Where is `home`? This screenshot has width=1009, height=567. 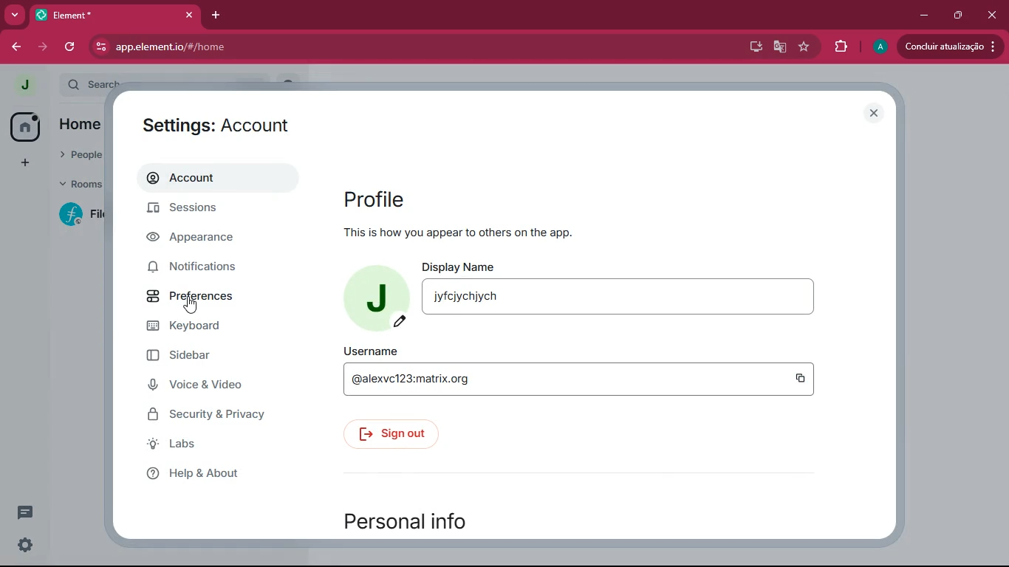 home is located at coordinates (25, 126).